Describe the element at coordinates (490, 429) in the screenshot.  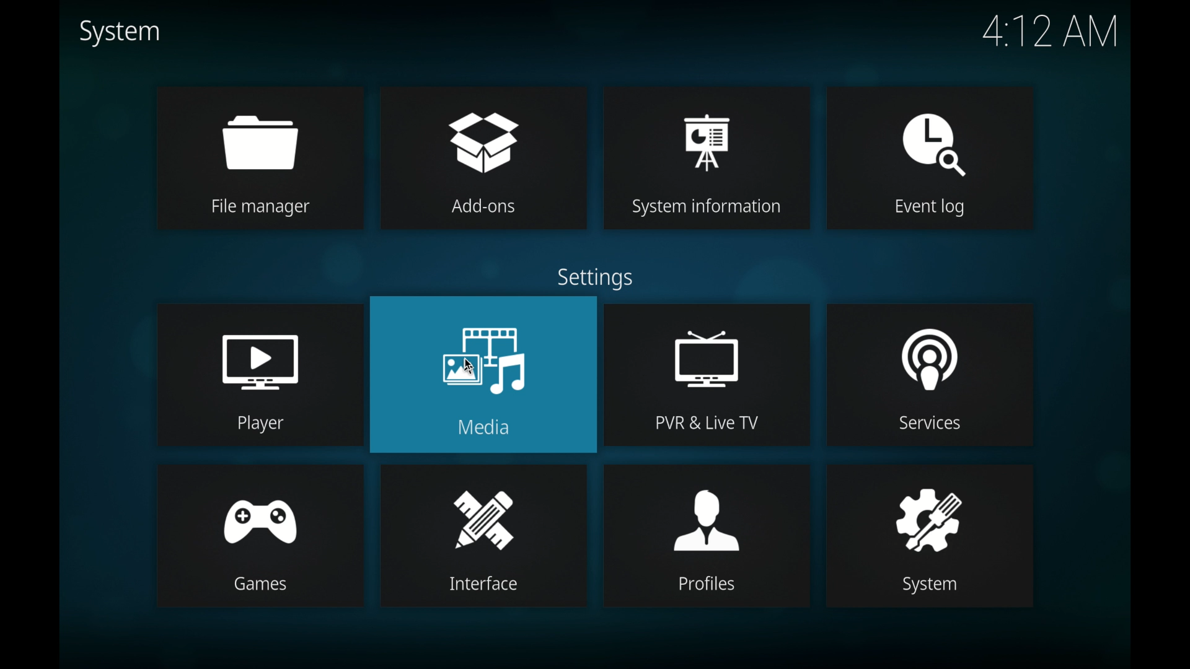
I see `Media` at that location.